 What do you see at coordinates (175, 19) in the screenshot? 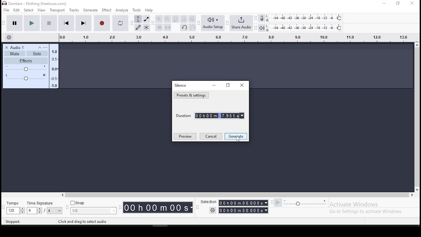
I see `fit selection to width` at bounding box center [175, 19].